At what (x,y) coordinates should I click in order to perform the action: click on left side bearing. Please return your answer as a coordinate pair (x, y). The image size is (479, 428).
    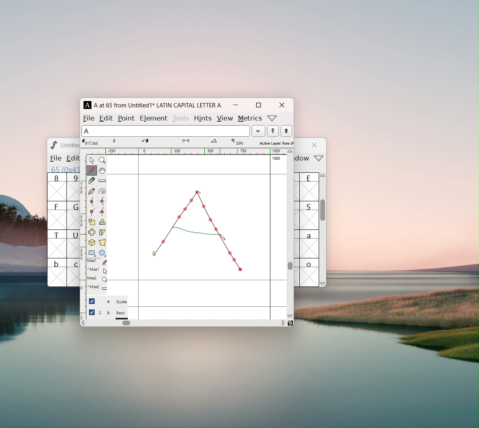
    Looking at the image, I should click on (139, 237).